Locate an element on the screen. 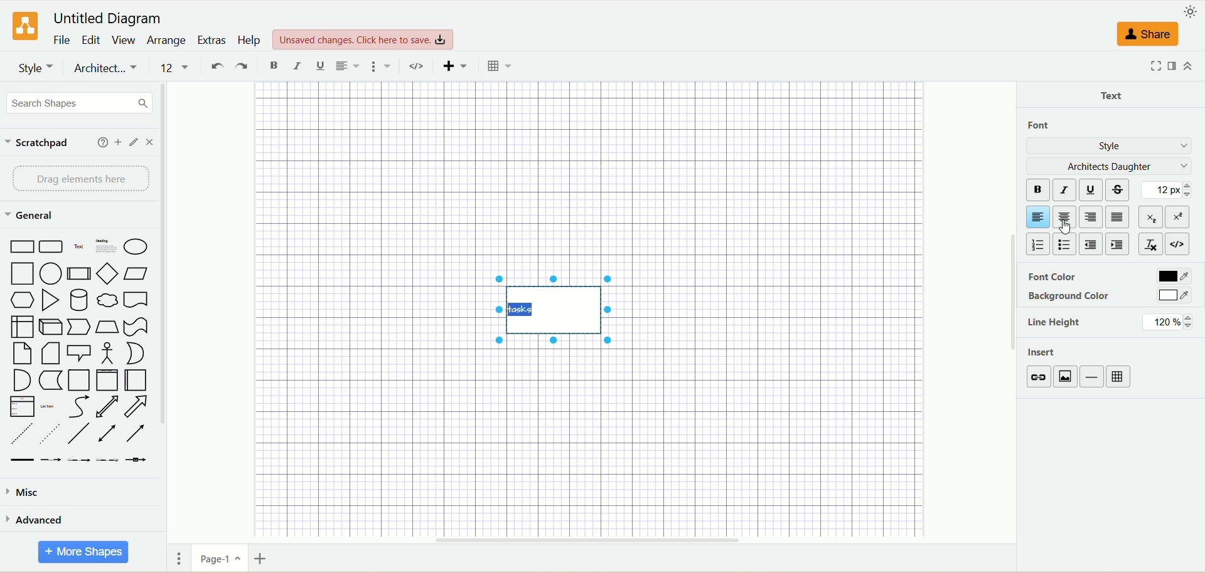  vertical scroll bar is located at coordinates (168, 311).